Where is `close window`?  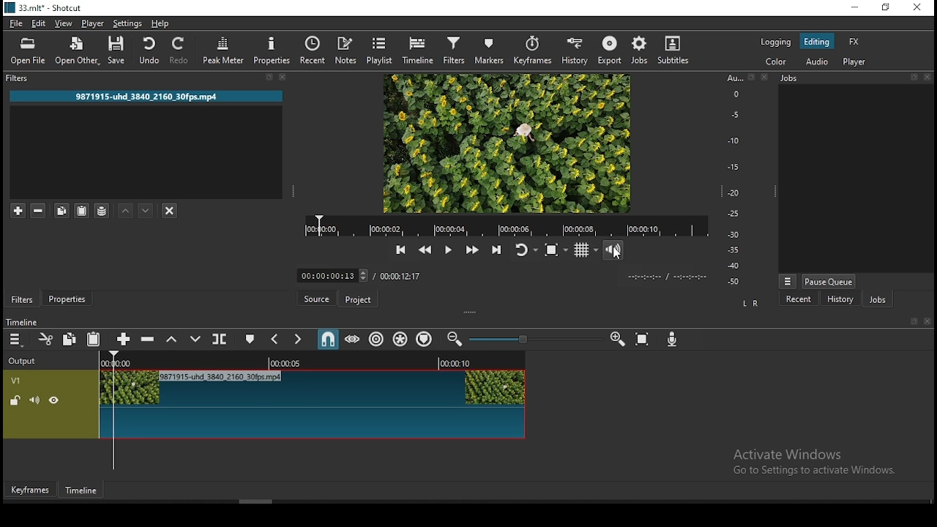
close window is located at coordinates (919, 8).